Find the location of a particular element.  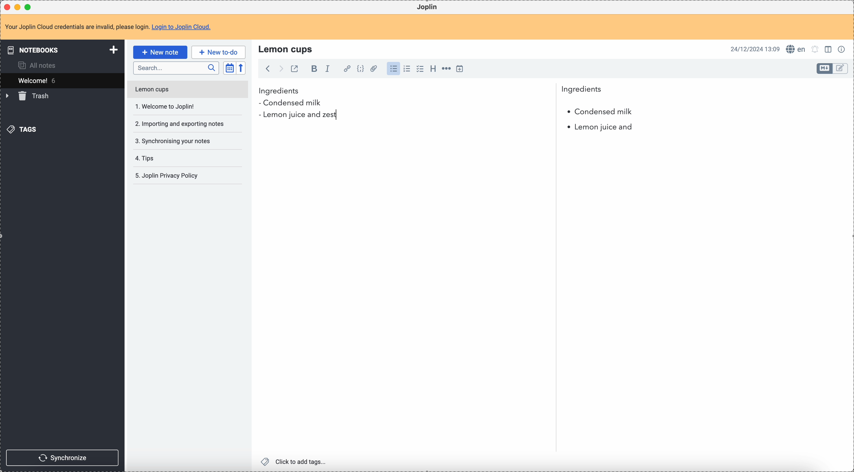

welcome to Joplin! is located at coordinates (165, 106).